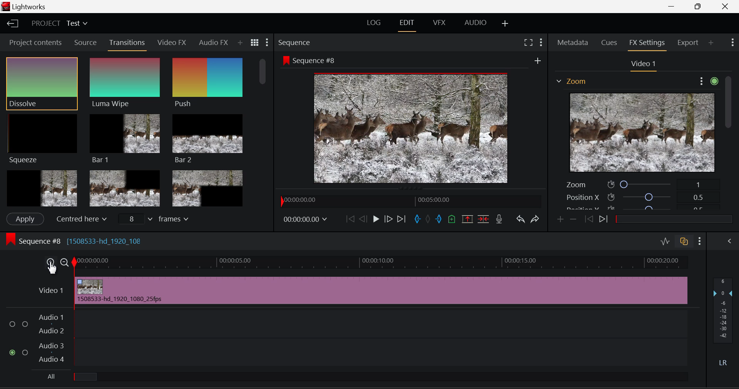 Image resolution: width=739 pixels, height=389 pixels. I want to click on Add Panel, so click(711, 42).